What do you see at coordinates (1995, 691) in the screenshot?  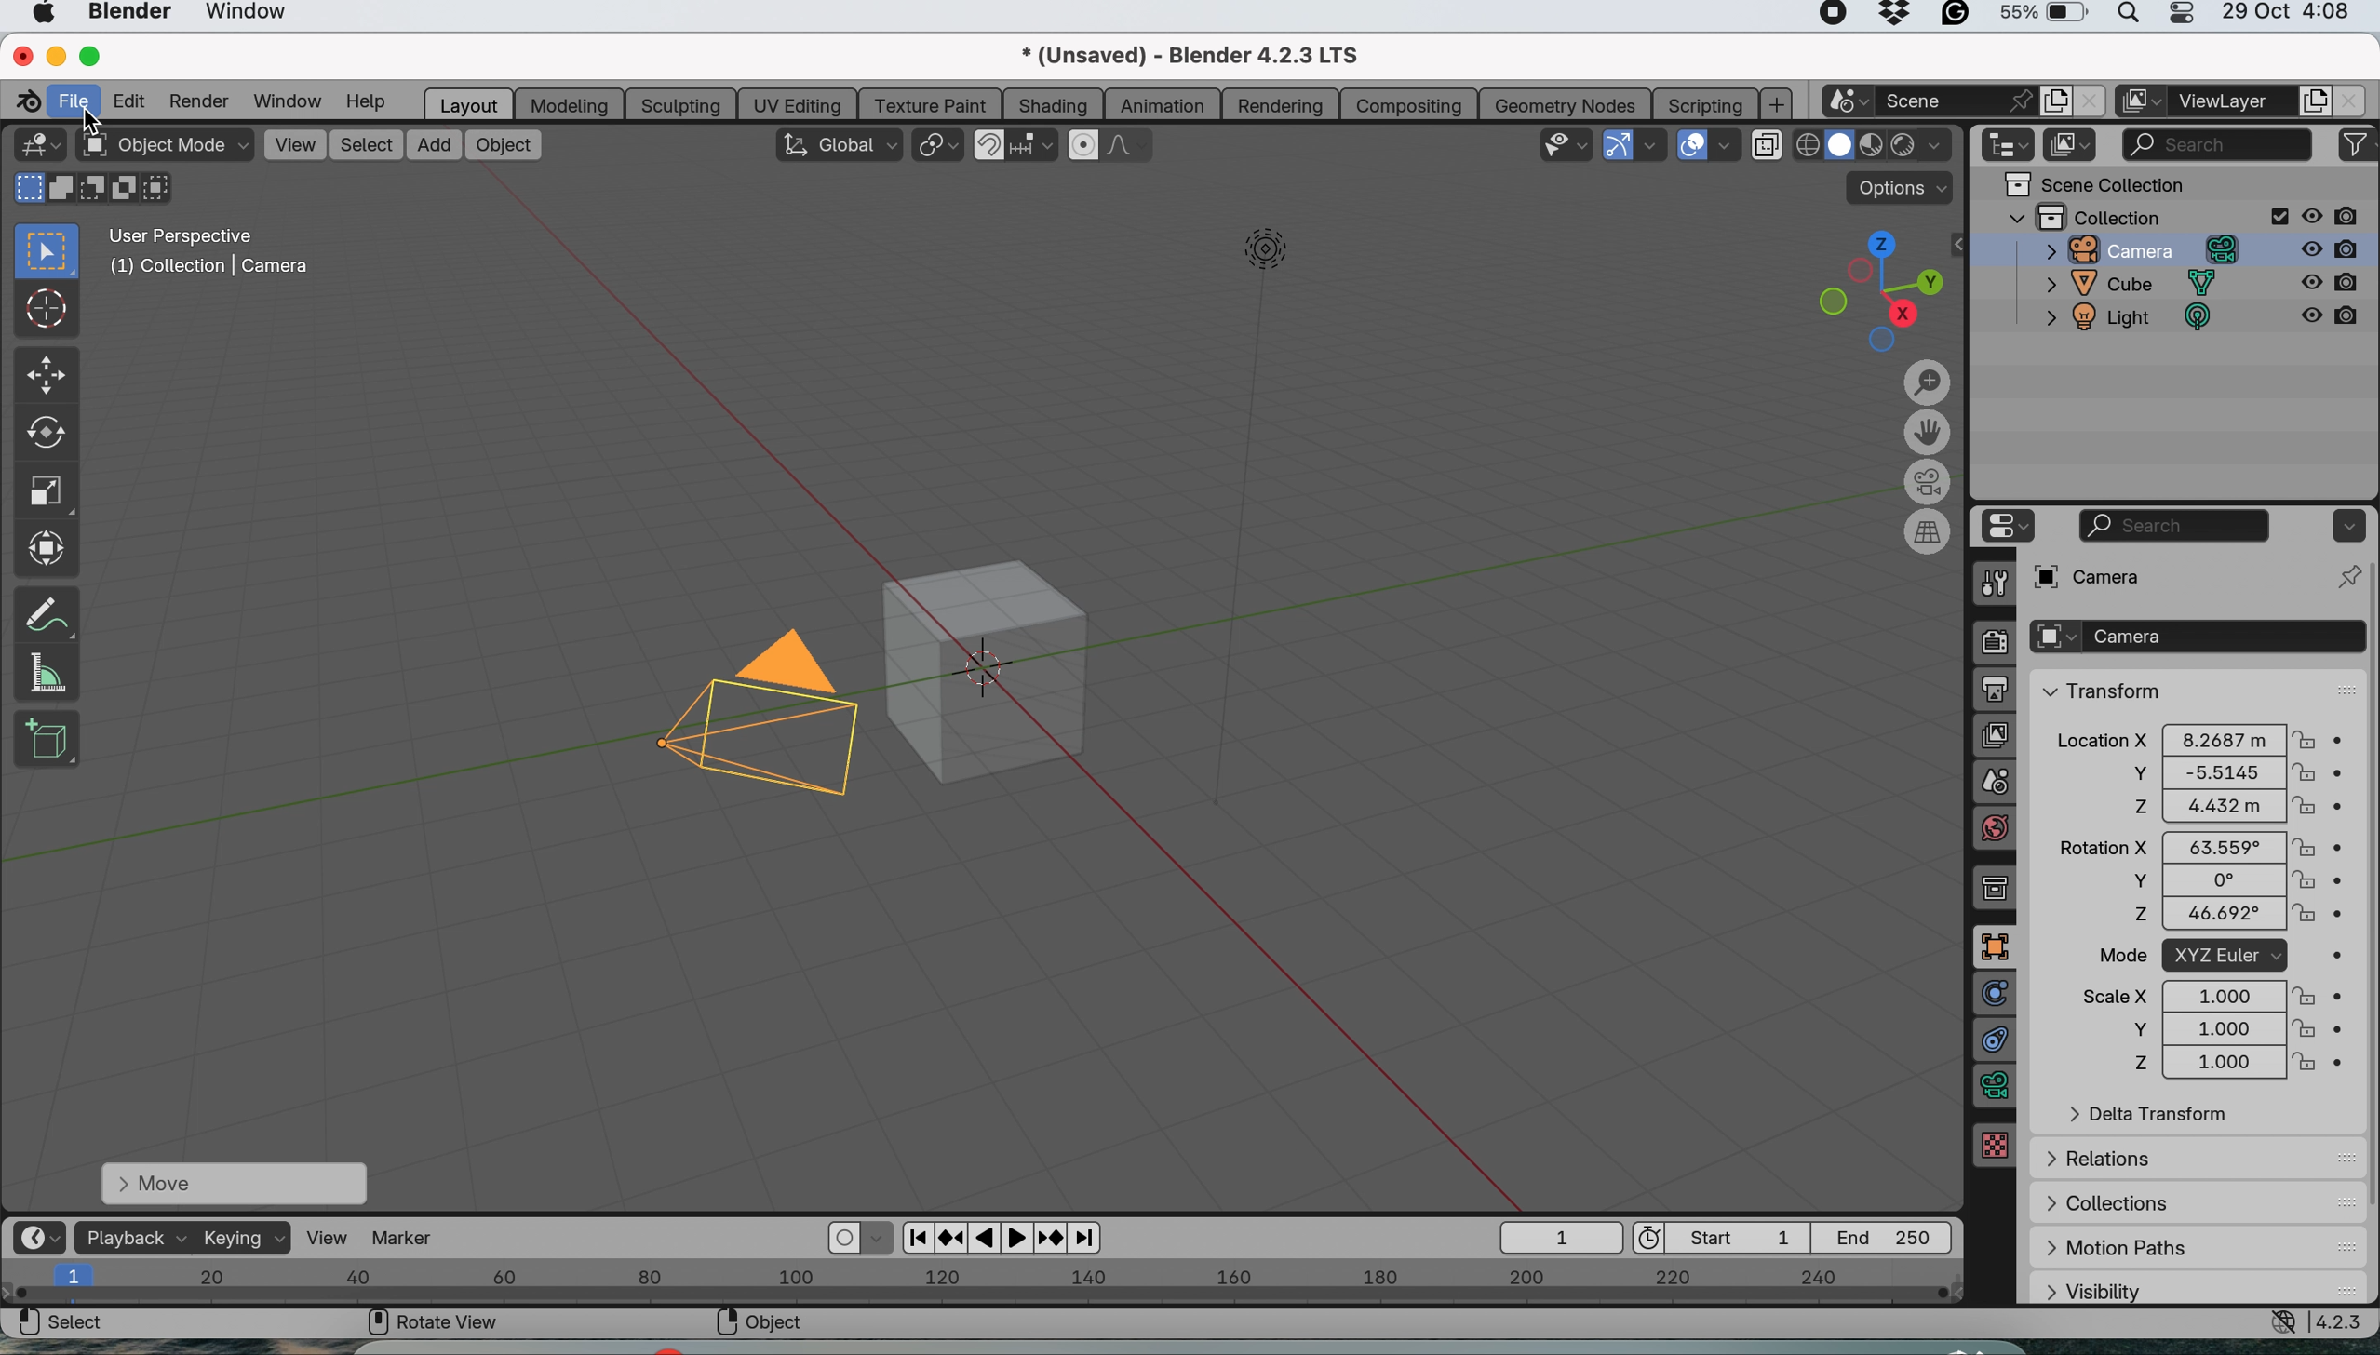 I see `output` at bounding box center [1995, 691].